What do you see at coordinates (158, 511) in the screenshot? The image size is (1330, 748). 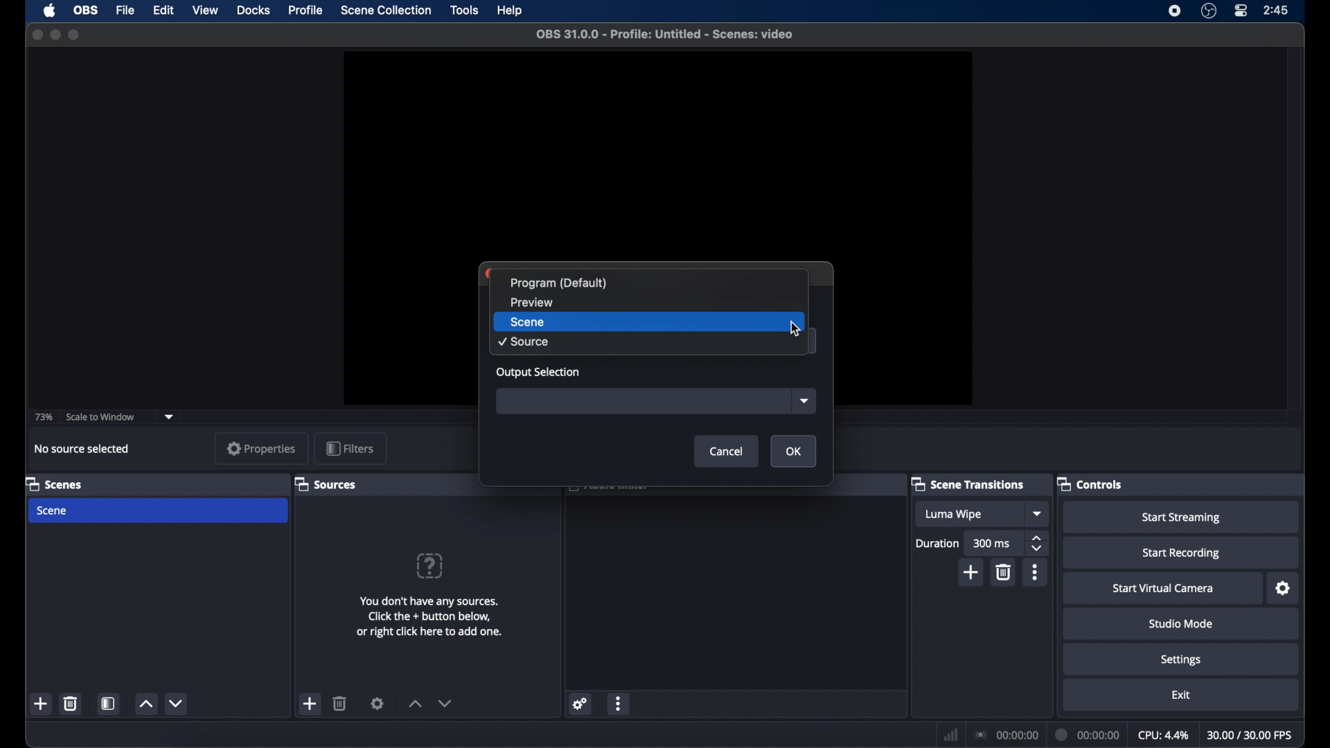 I see `scene` at bounding box center [158, 511].